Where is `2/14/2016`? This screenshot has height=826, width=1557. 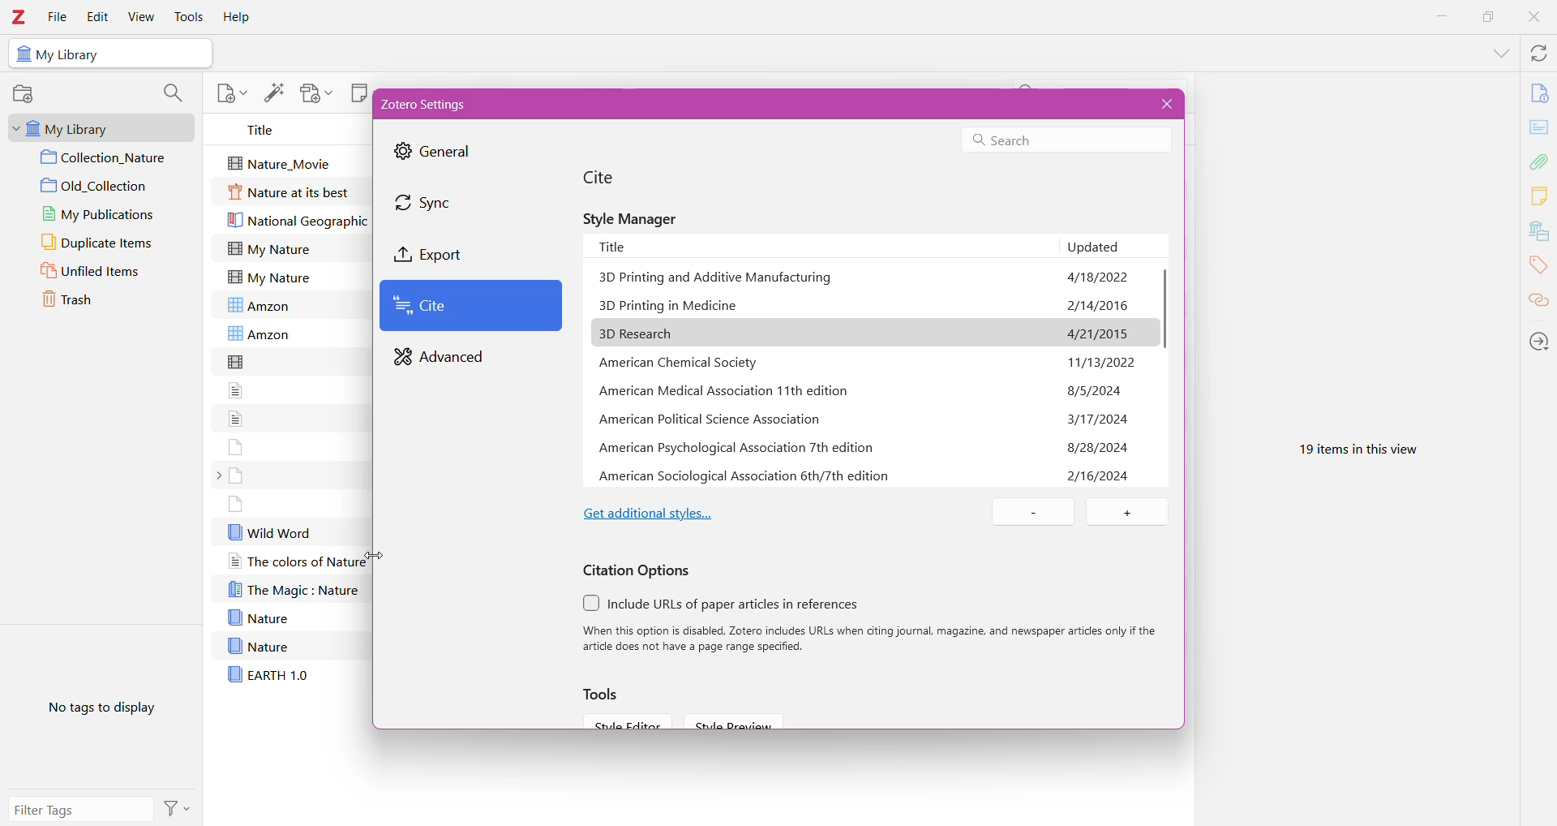 2/14/2016 is located at coordinates (1099, 306).